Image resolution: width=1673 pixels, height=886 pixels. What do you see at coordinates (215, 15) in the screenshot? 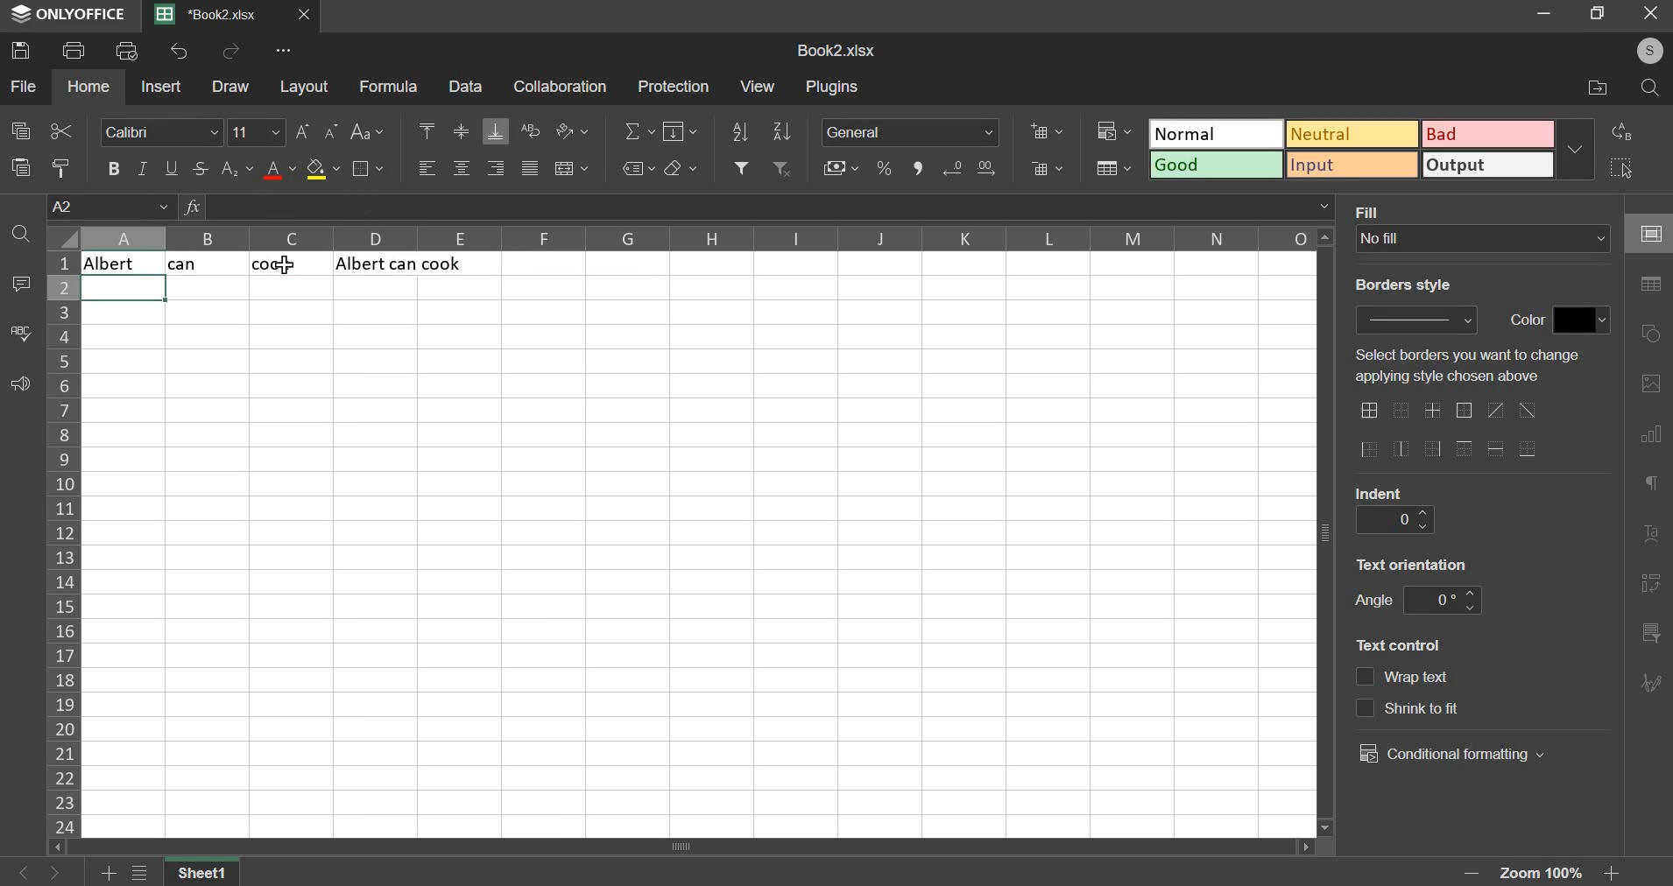
I see `Current sheets` at bounding box center [215, 15].